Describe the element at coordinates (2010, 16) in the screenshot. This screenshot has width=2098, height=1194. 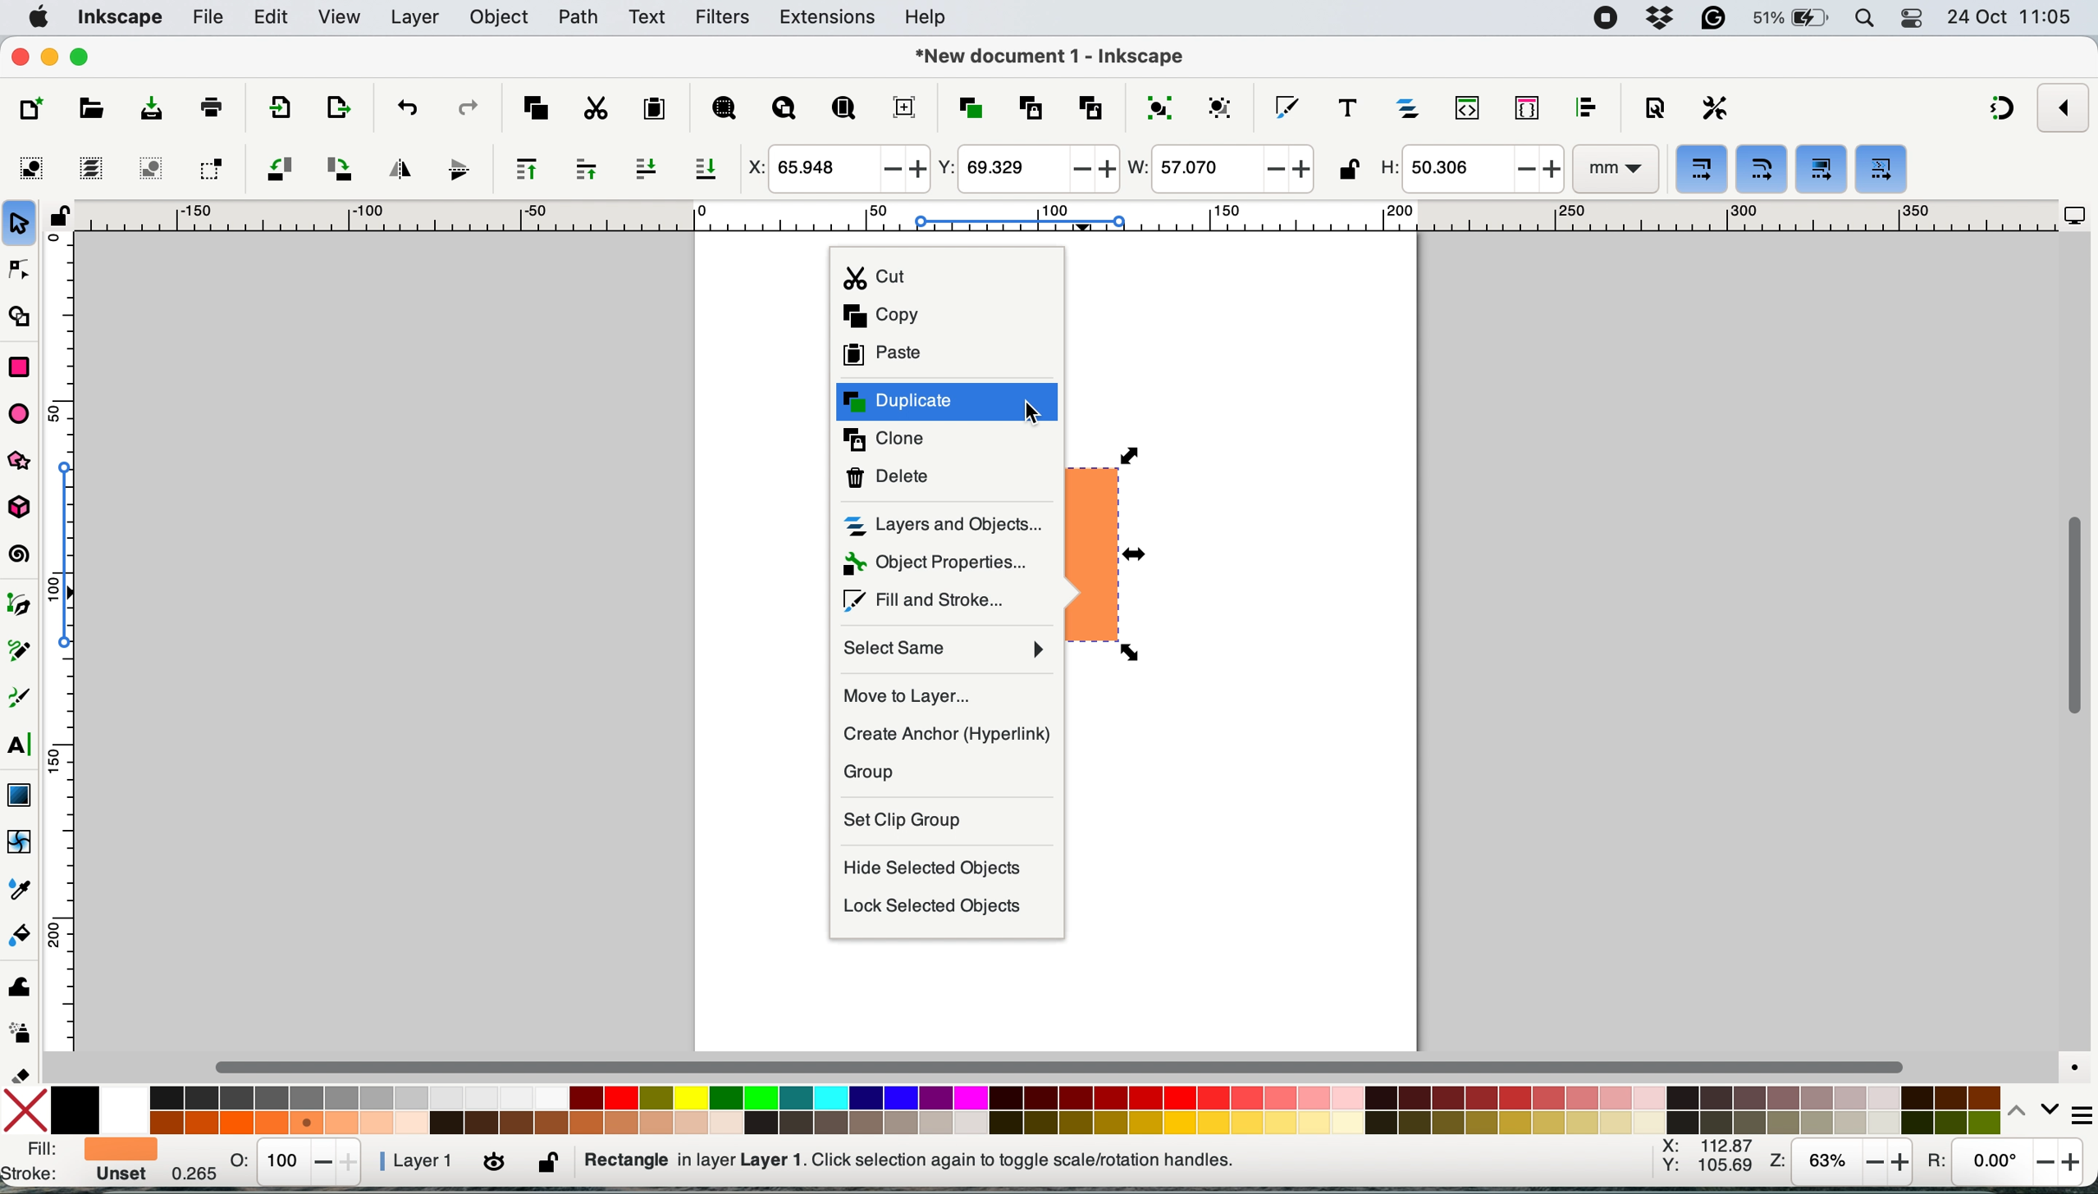
I see `date and time` at that location.